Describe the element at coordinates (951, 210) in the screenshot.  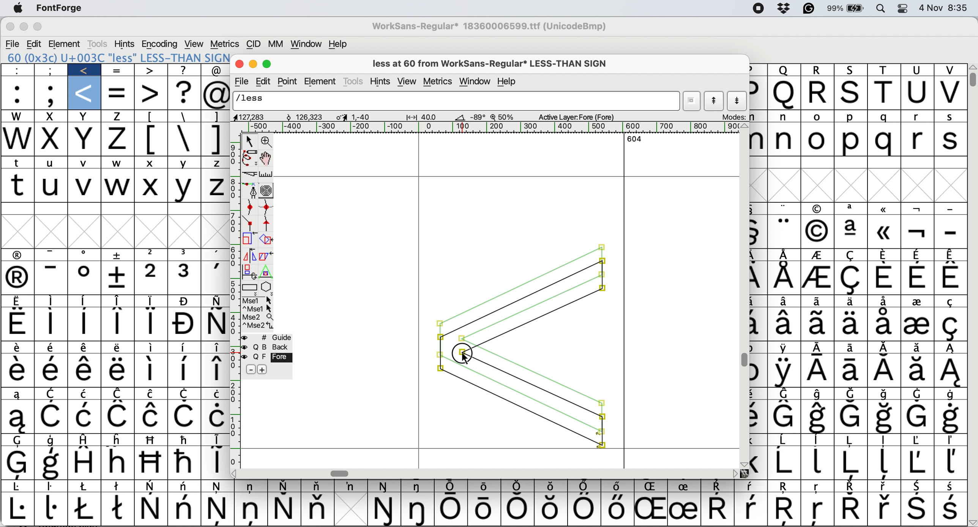
I see `-` at that location.